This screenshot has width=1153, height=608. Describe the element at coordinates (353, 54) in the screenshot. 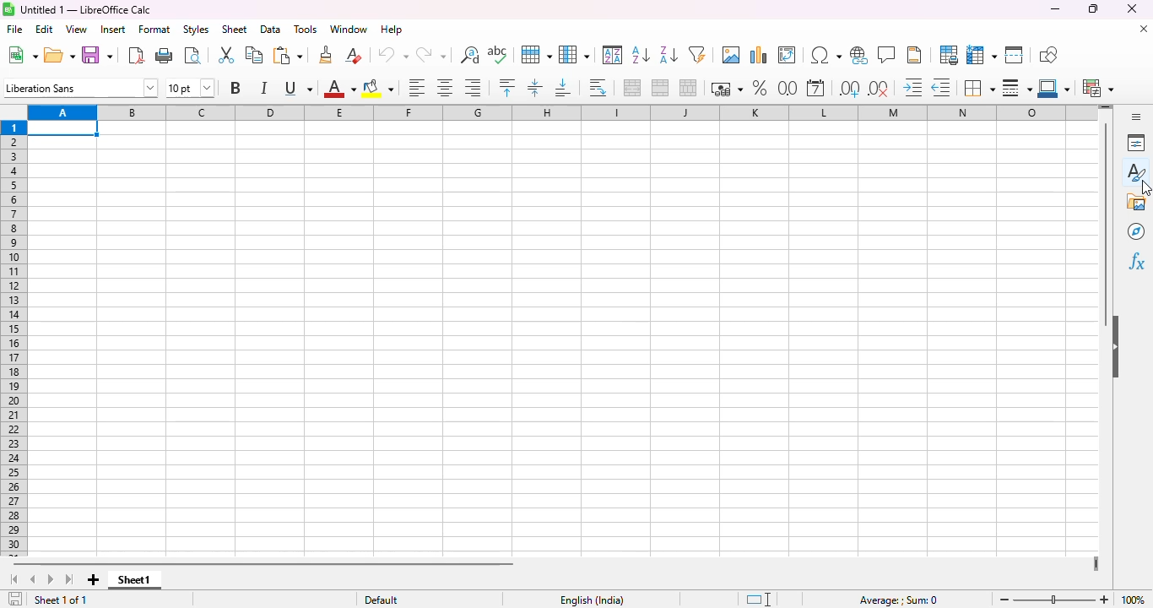

I see `clear direct formatting` at that location.